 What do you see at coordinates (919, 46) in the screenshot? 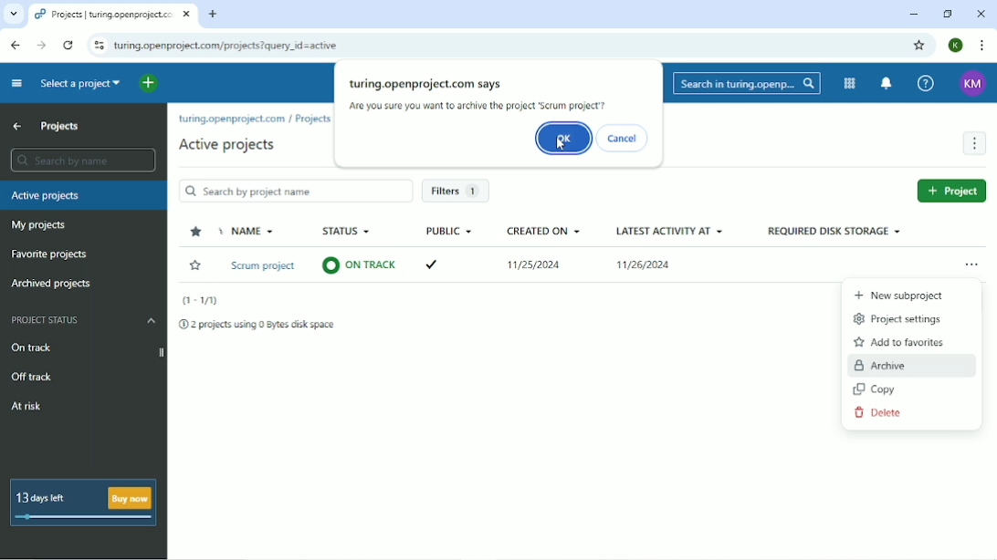
I see `Bookmark this tab` at bounding box center [919, 46].